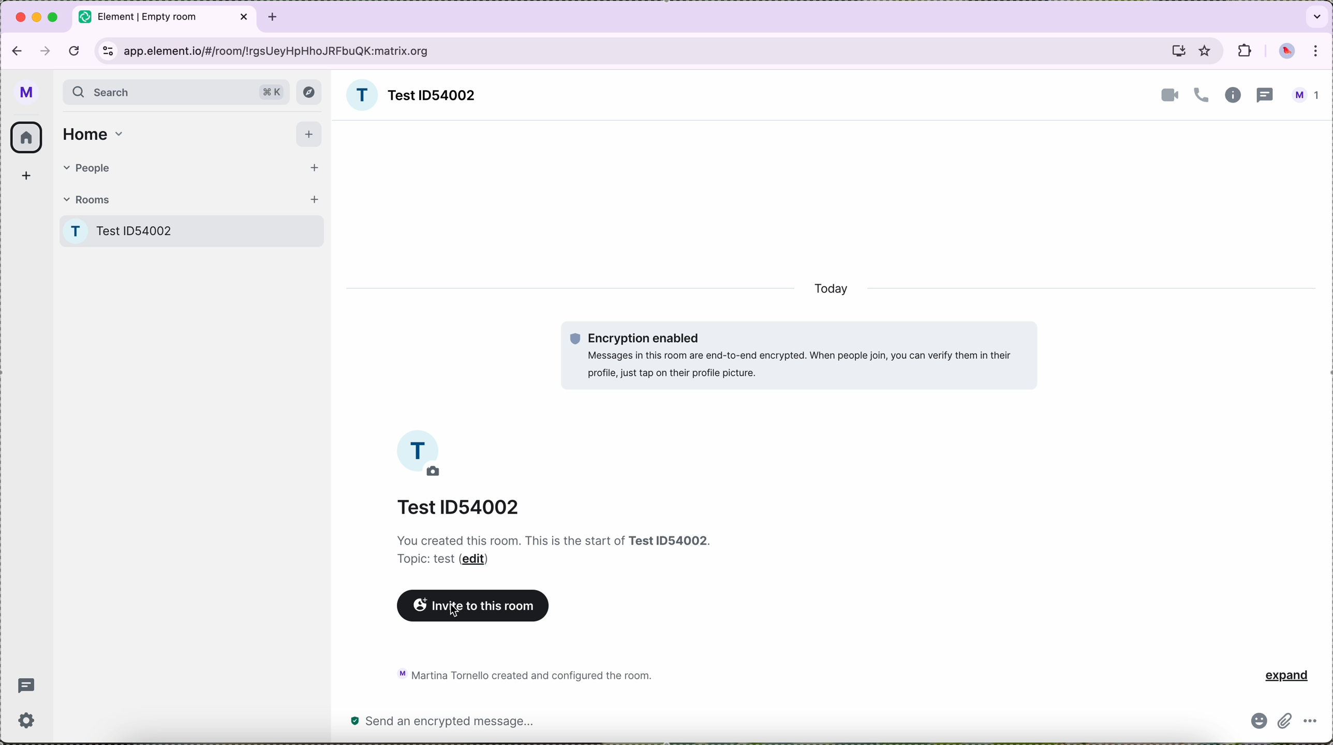 This screenshot has width=1333, height=745. What do you see at coordinates (75, 50) in the screenshot?
I see `refresh the page` at bounding box center [75, 50].